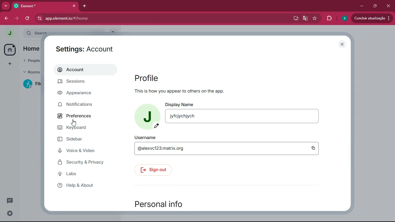  What do you see at coordinates (85, 69) in the screenshot?
I see `account` at bounding box center [85, 69].